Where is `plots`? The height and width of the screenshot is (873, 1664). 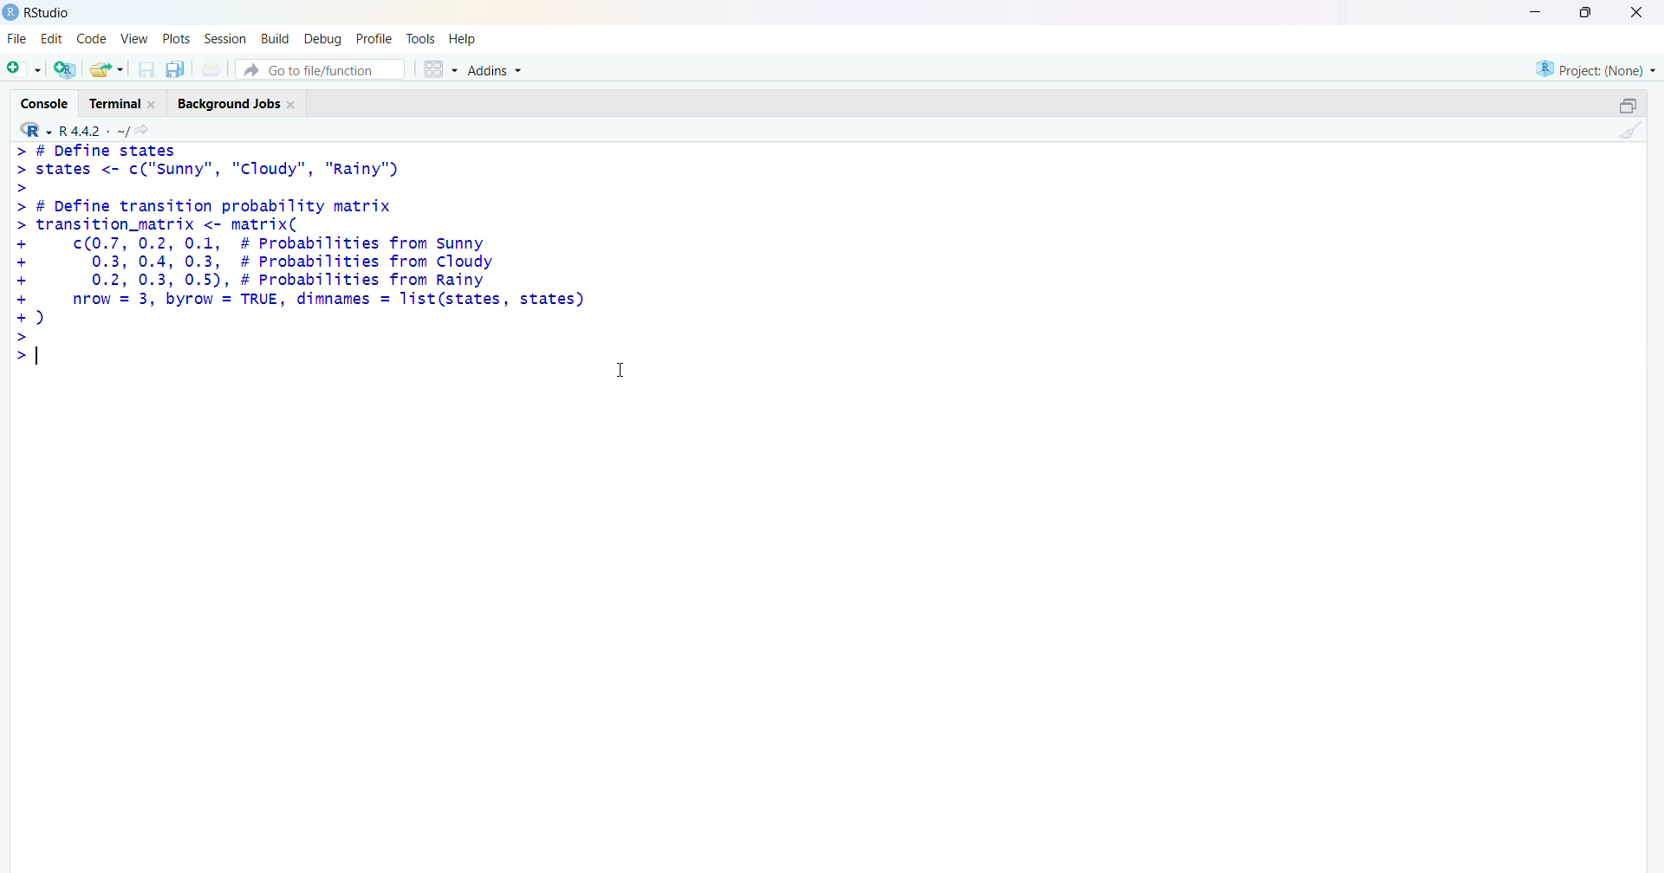
plots is located at coordinates (179, 37).